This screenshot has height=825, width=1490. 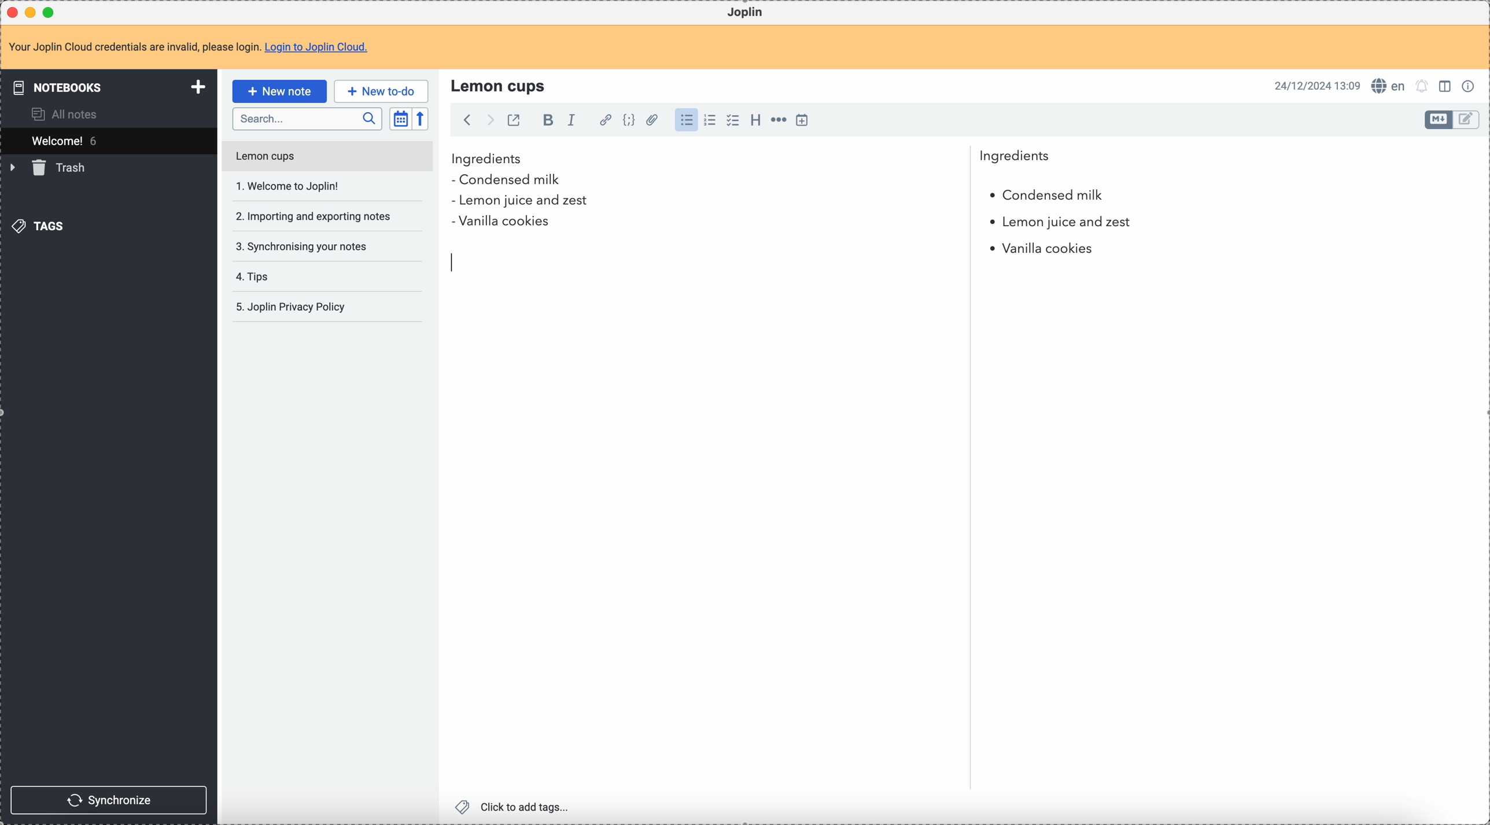 I want to click on search bar, so click(x=307, y=119).